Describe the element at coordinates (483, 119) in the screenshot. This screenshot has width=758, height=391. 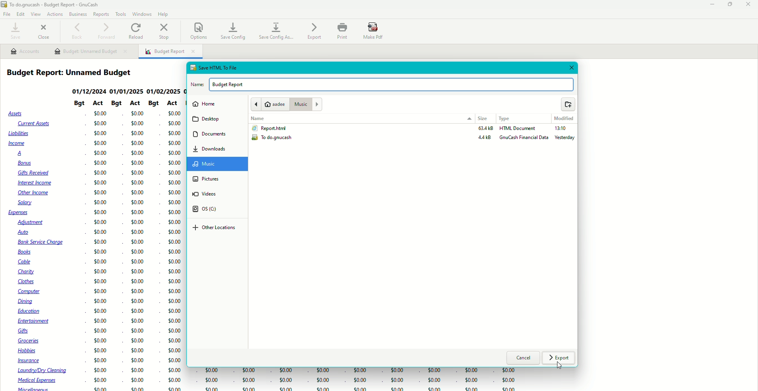
I see `Size` at that location.